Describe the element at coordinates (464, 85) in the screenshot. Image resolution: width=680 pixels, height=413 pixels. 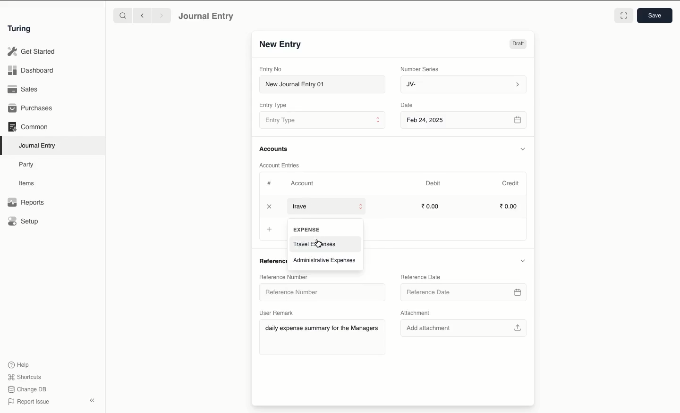
I see `JV-` at that location.